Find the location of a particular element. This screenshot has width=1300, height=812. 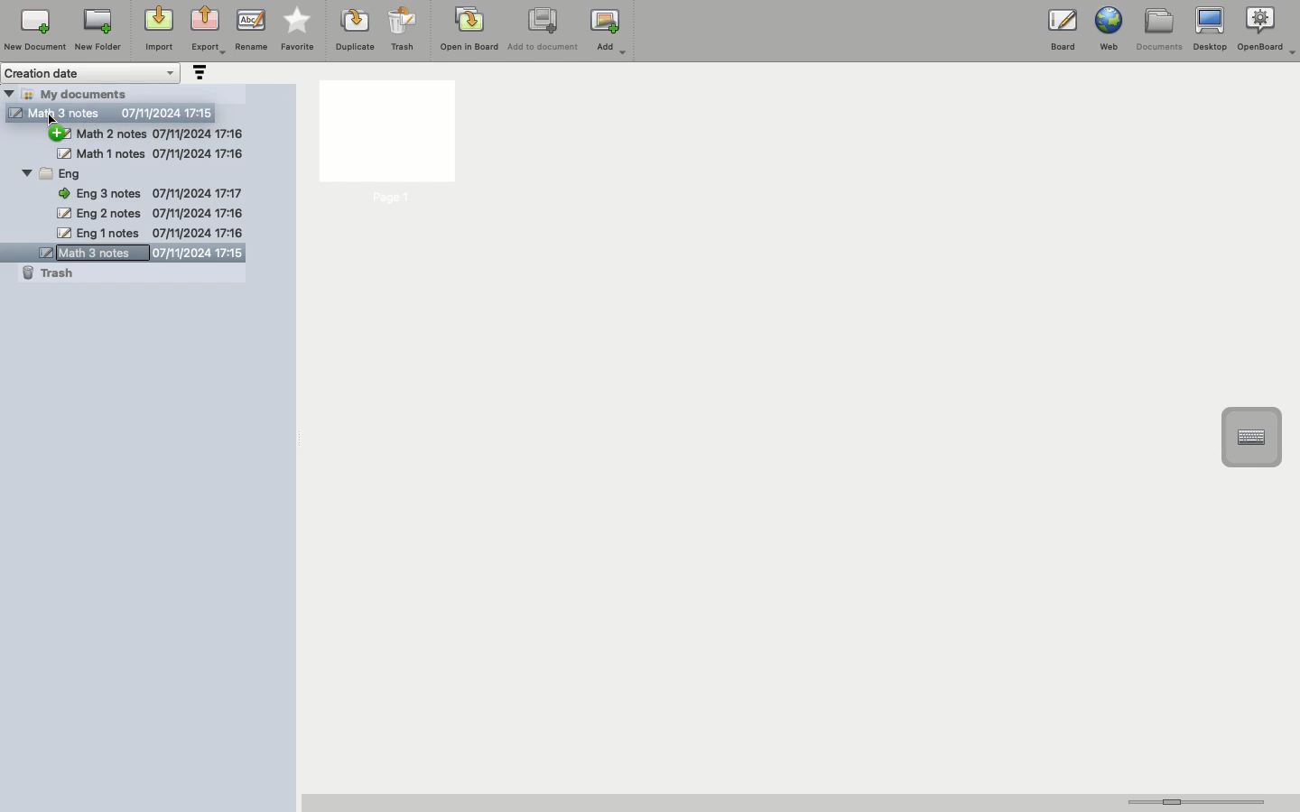

Desktop is located at coordinates (1210, 30).